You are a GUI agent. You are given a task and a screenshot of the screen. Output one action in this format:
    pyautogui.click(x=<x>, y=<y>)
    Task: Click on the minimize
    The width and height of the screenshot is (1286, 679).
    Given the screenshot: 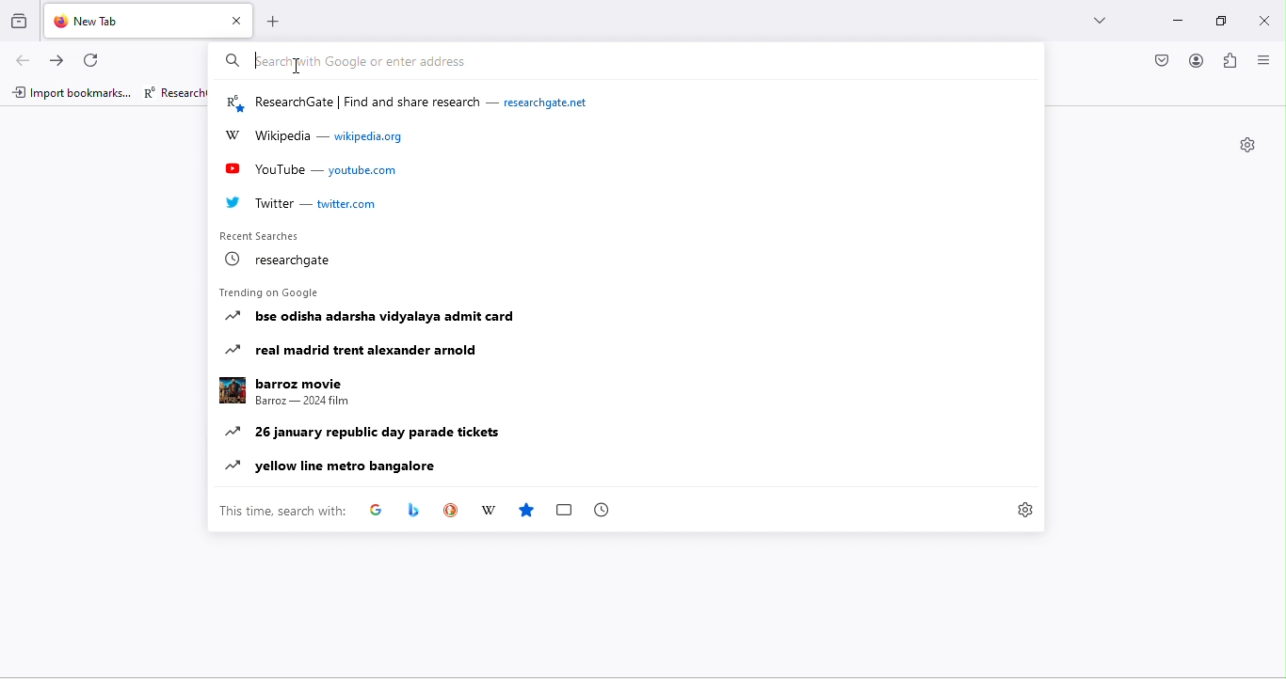 What is the action you would take?
    pyautogui.click(x=1179, y=21)
    